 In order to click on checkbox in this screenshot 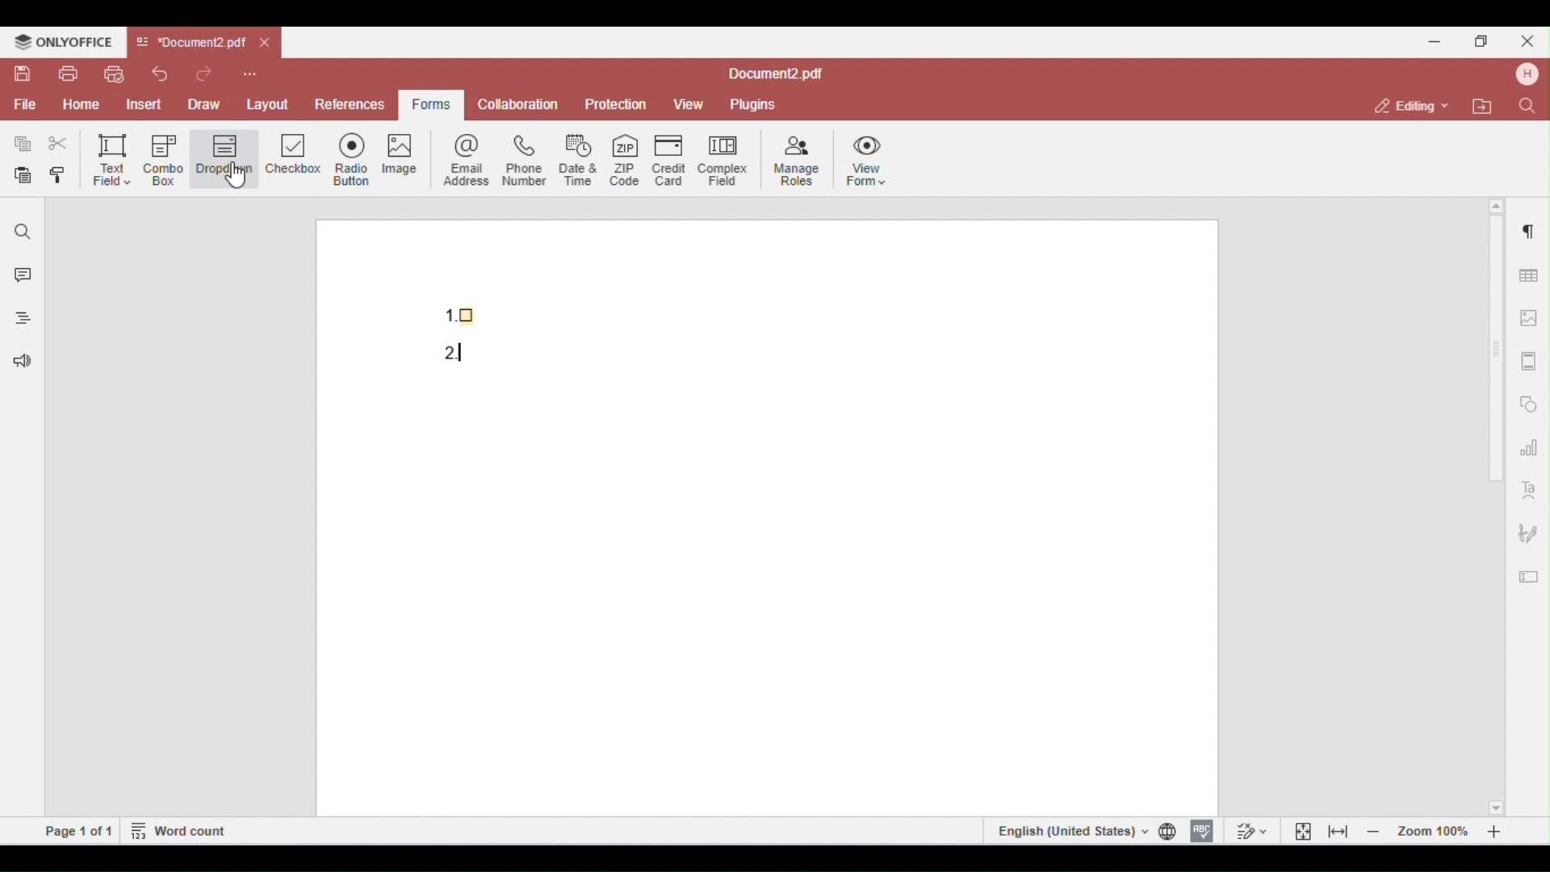, I will do `click(294, 158)`.